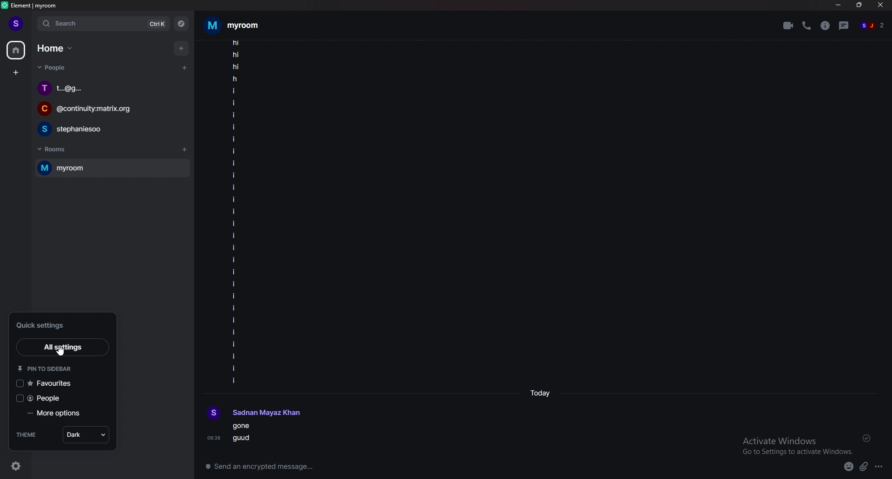 This screenshot has height=479, width=892. What do you see at coordinates (181, 23) in the screenshot?
I see `explore` at bounding box center [181, 23].